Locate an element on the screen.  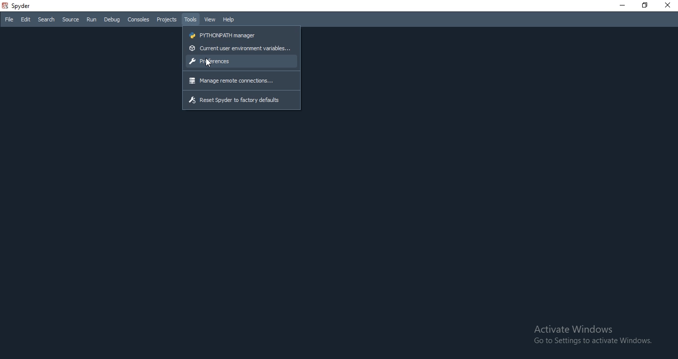
Activate Windows
Go to Settings to activate Windows. is located at coordinates (594, 336).